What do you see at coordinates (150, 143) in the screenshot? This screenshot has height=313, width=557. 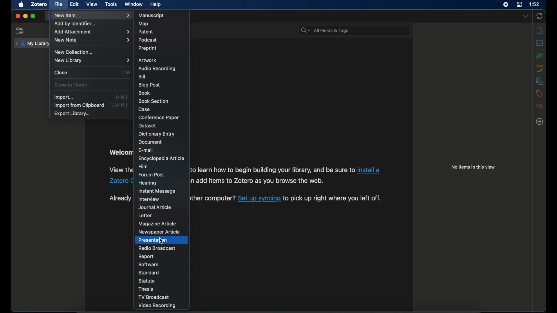 I see `document` at bounding box center [150, 143].